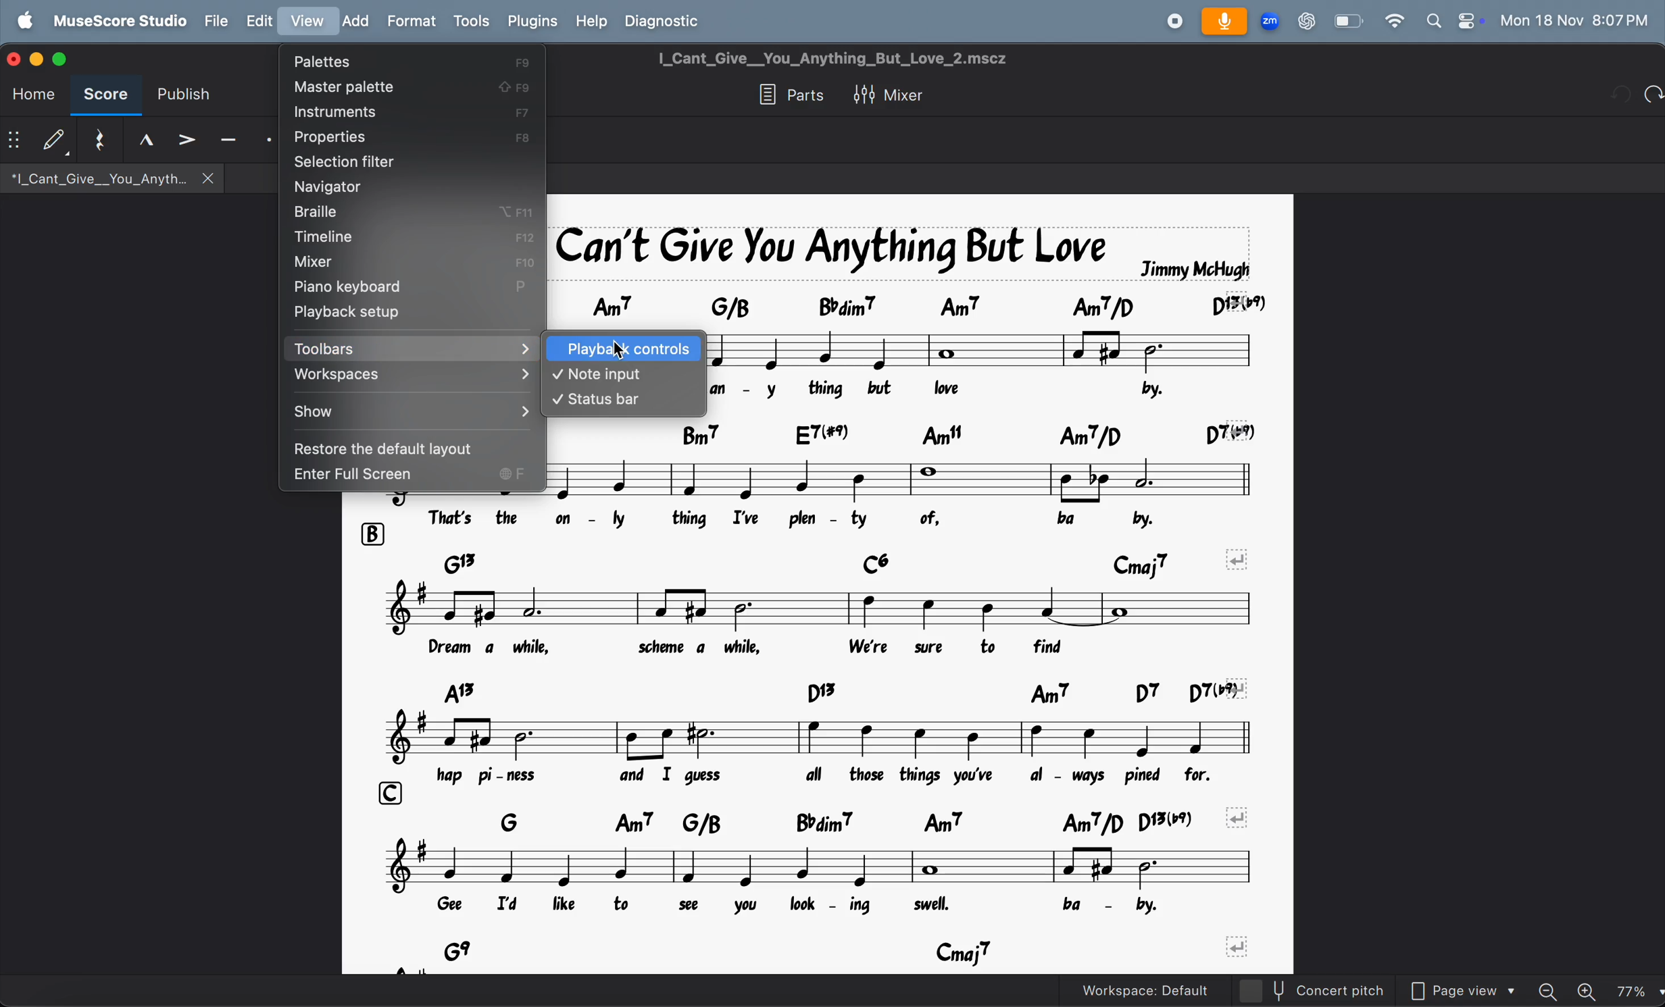  Describe the element at coordinates (1328, 992) in the screenshot. I see `concert pitch` at that location.